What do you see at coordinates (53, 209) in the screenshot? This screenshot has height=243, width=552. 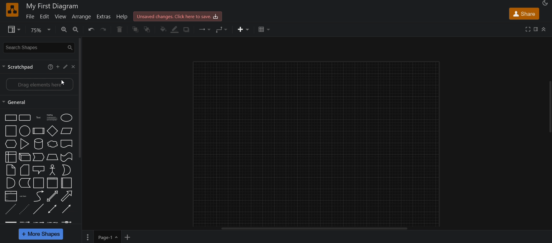 I see `two pages` at bounding box center [53, 209].